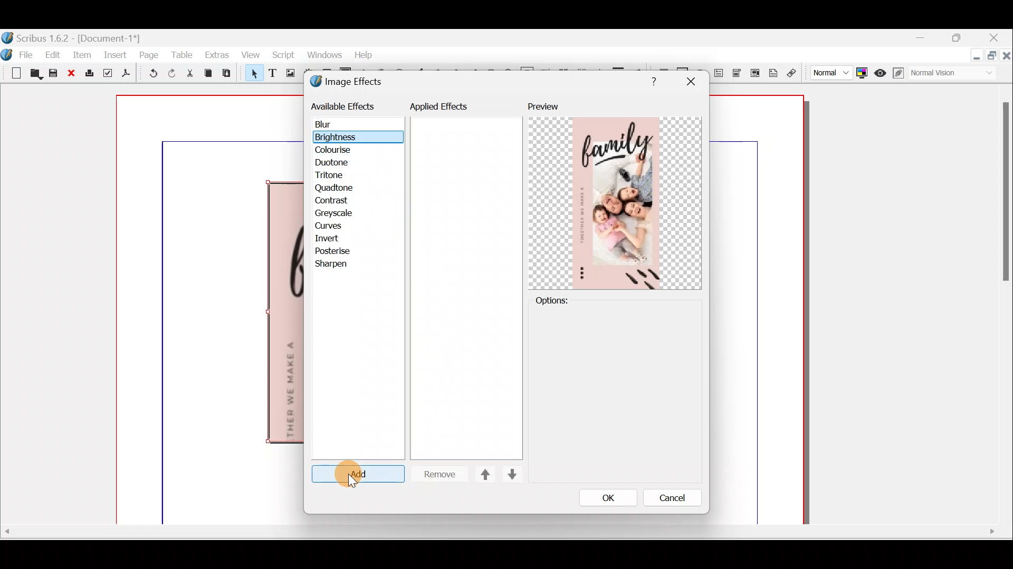  Describe the element at coordinates (615, 195) in the screenshot. I see `Preview` at that location.